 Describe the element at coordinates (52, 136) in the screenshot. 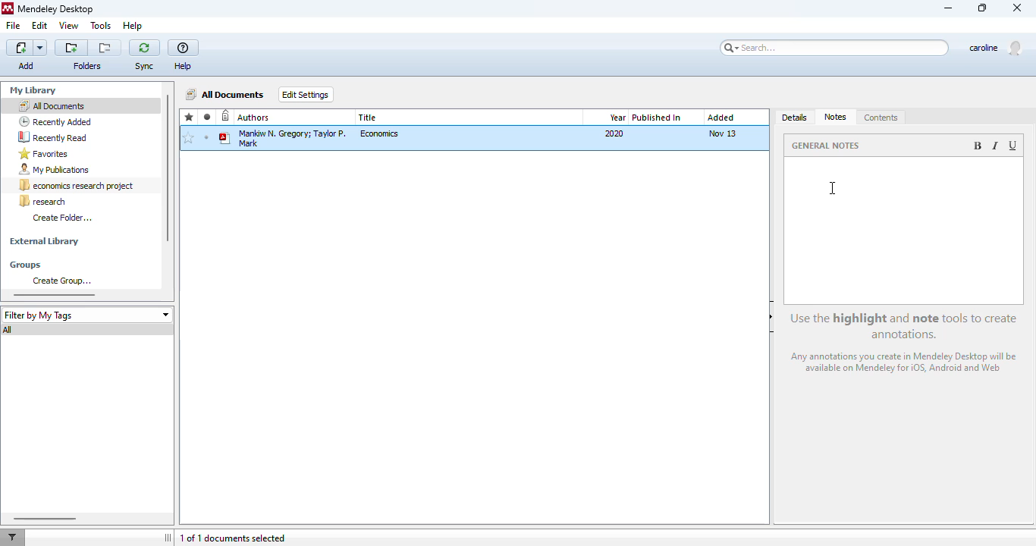

I see `recently read` at that location.